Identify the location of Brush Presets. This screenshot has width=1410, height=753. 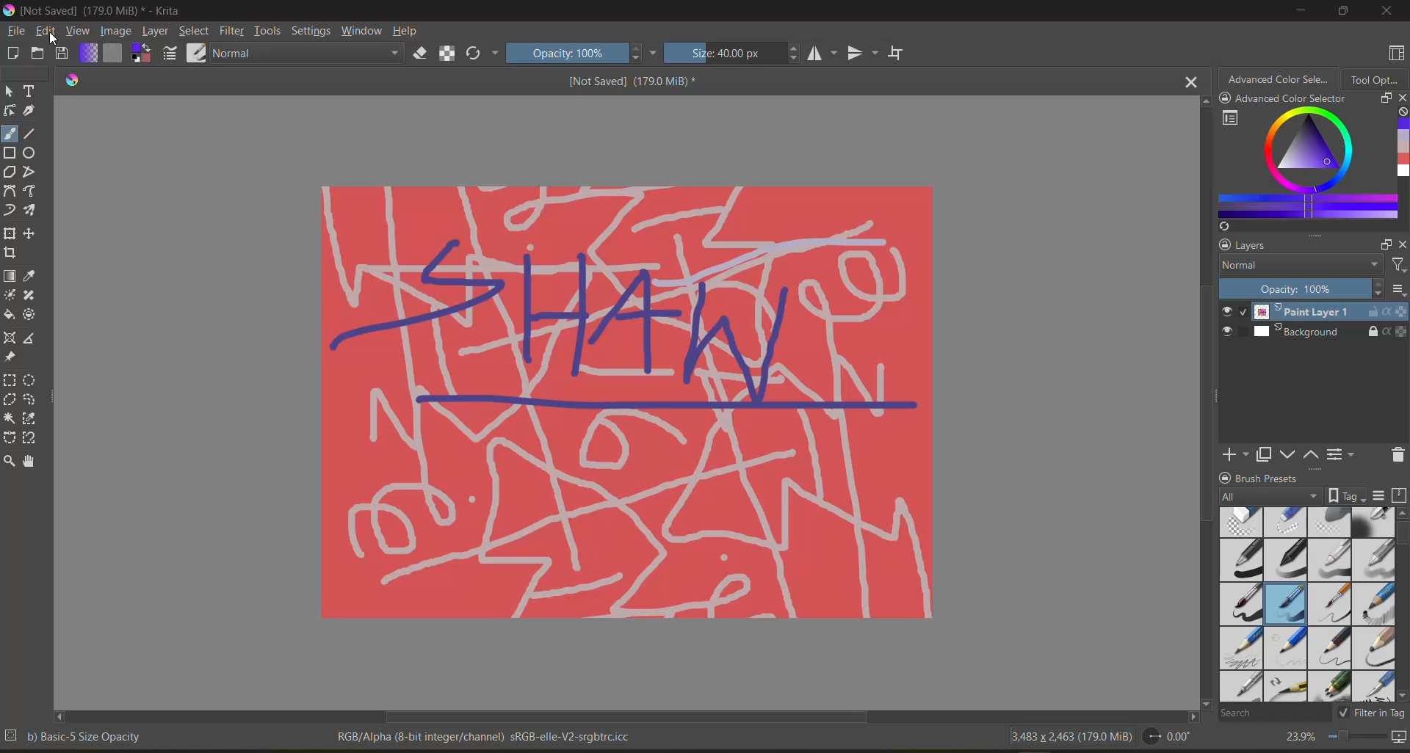
(1270, 477).